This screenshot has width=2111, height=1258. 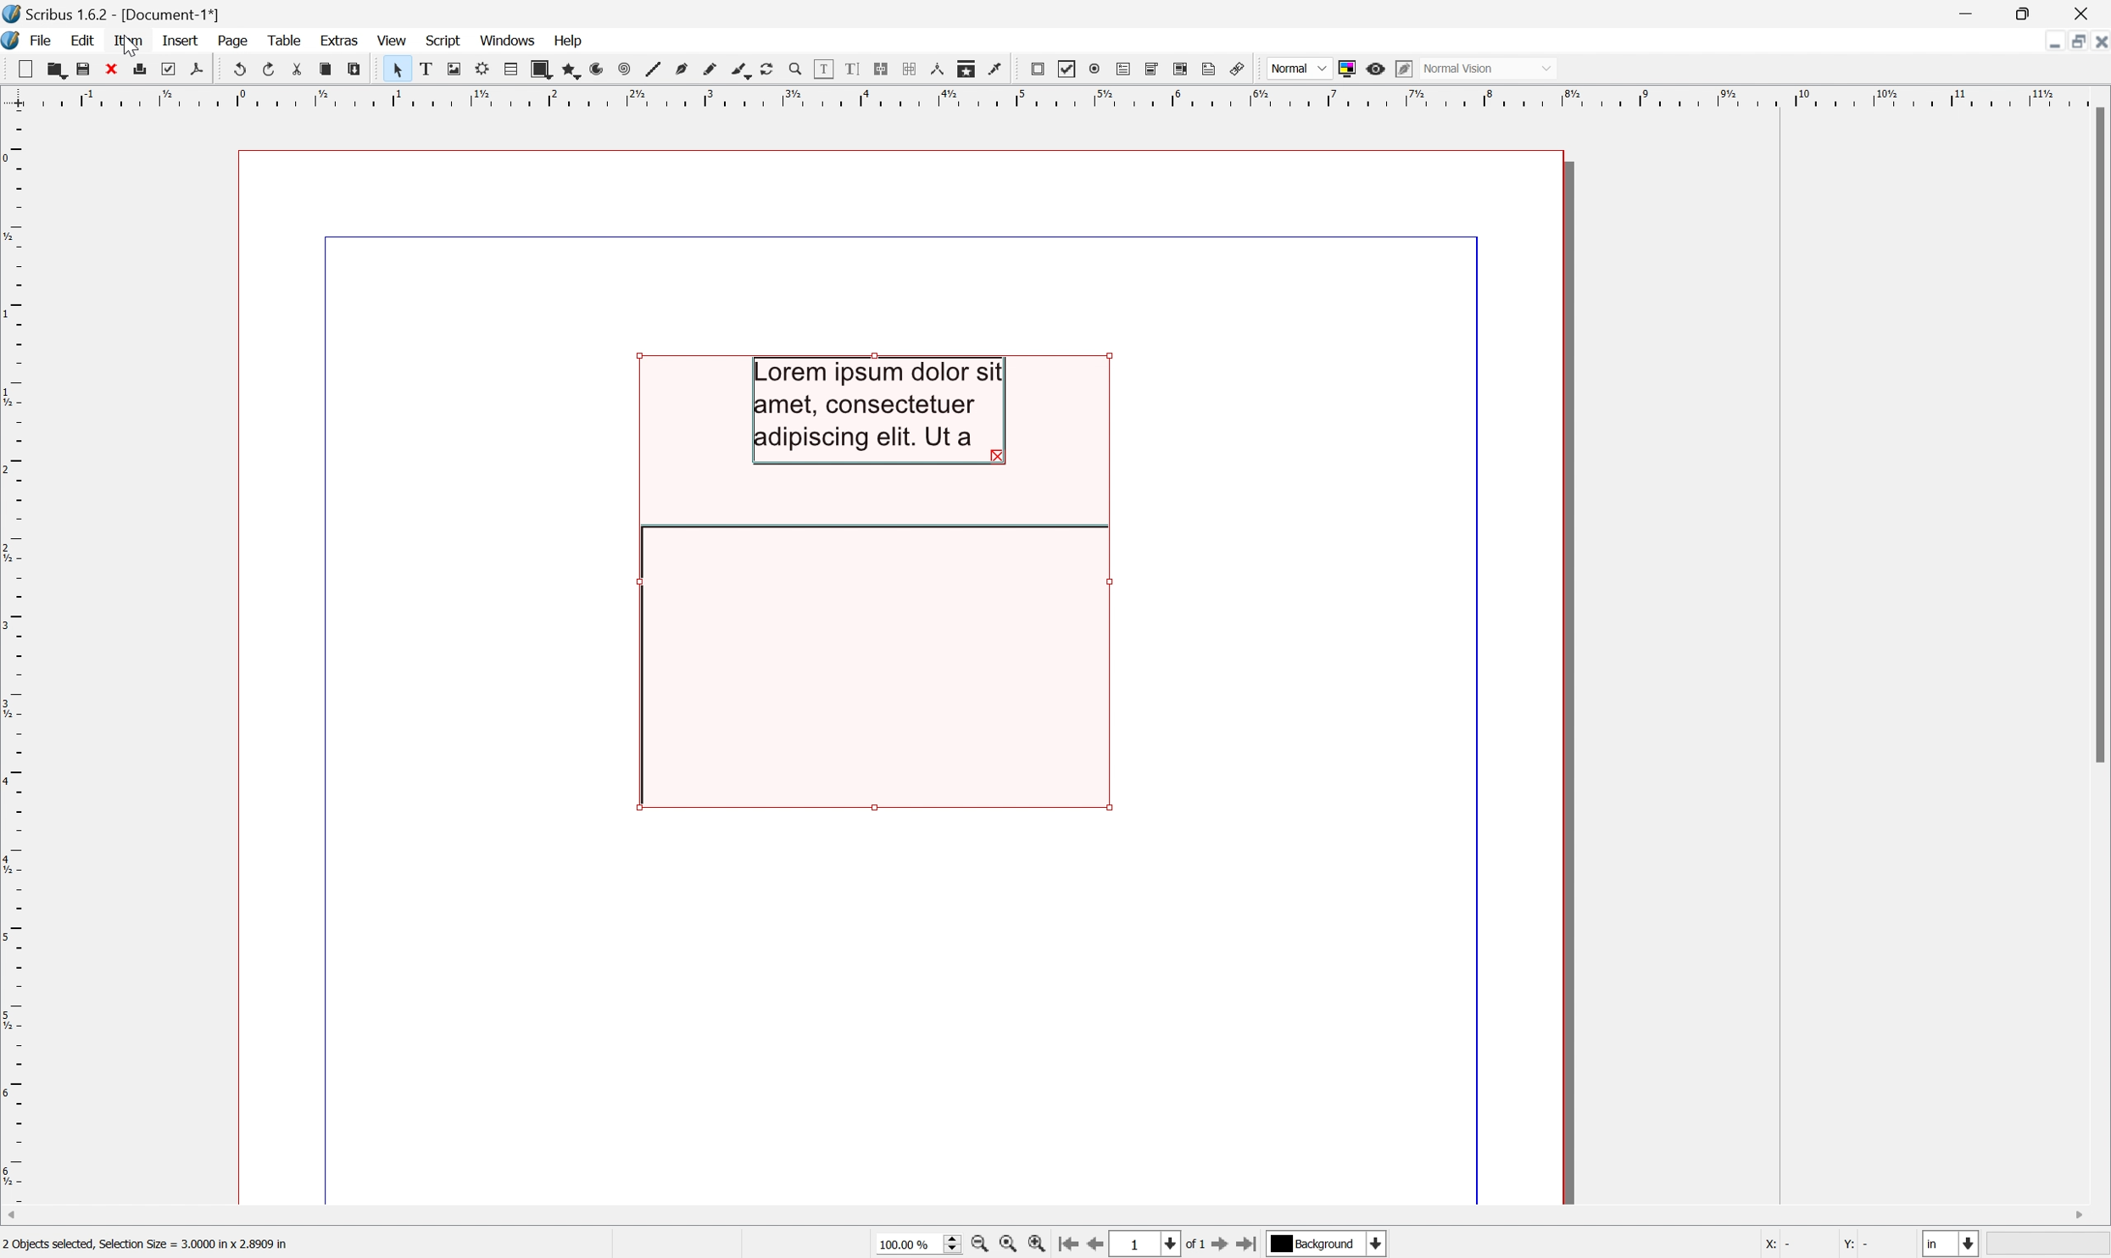 What do you see at coordinates (541, 66) in the screenshot?
I see `Shape` at bounding box center [541, 66].